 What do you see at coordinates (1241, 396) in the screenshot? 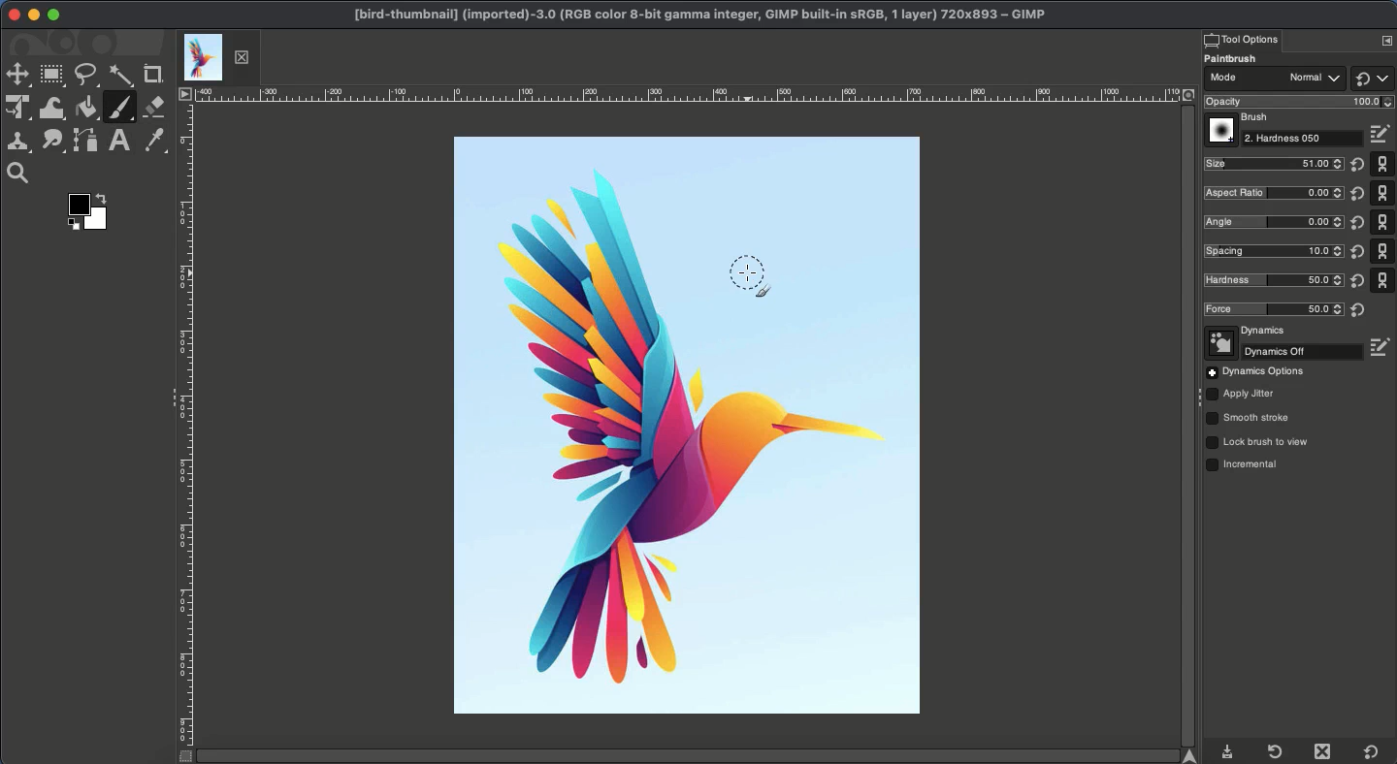
I see `Jitter` at bounding box center [1241, 396].